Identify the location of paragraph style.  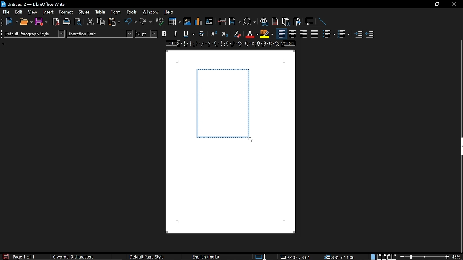
(34, 33).